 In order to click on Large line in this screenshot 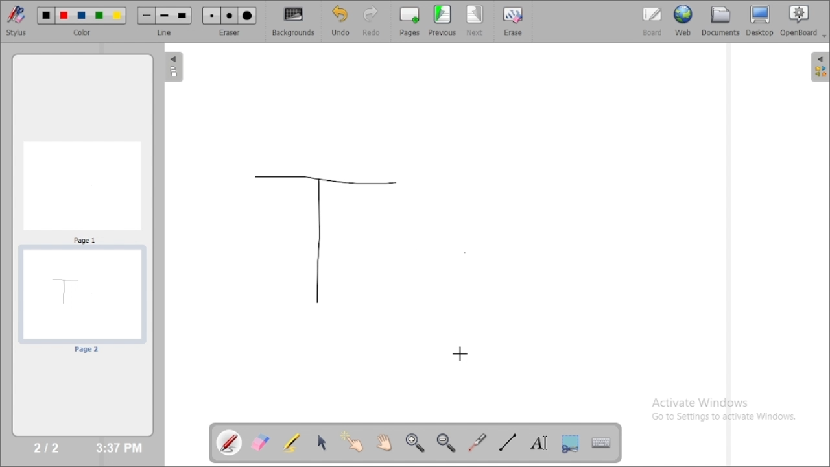, I will do `click(183, 16)`.